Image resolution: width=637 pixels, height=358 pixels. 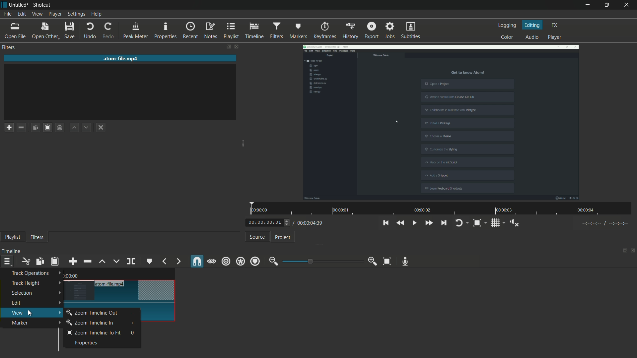 I want to click on peak meter, so click(x=135, y=30).